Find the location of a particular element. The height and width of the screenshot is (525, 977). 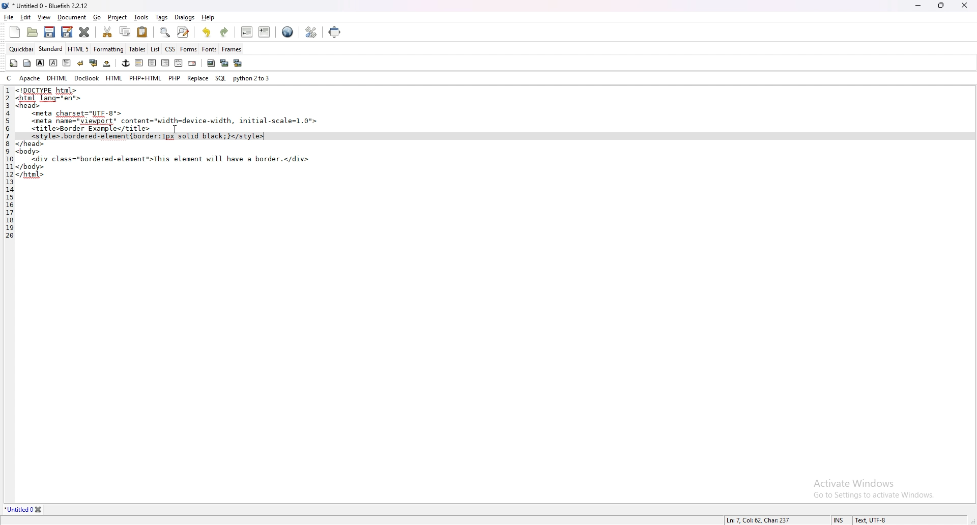

body is located at coordinates (27, 63).